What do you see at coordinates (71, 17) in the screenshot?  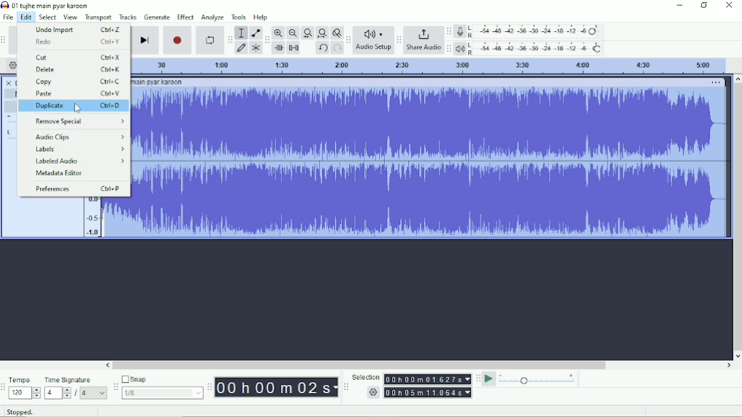 I see `View` at bounding box center [71, 17].